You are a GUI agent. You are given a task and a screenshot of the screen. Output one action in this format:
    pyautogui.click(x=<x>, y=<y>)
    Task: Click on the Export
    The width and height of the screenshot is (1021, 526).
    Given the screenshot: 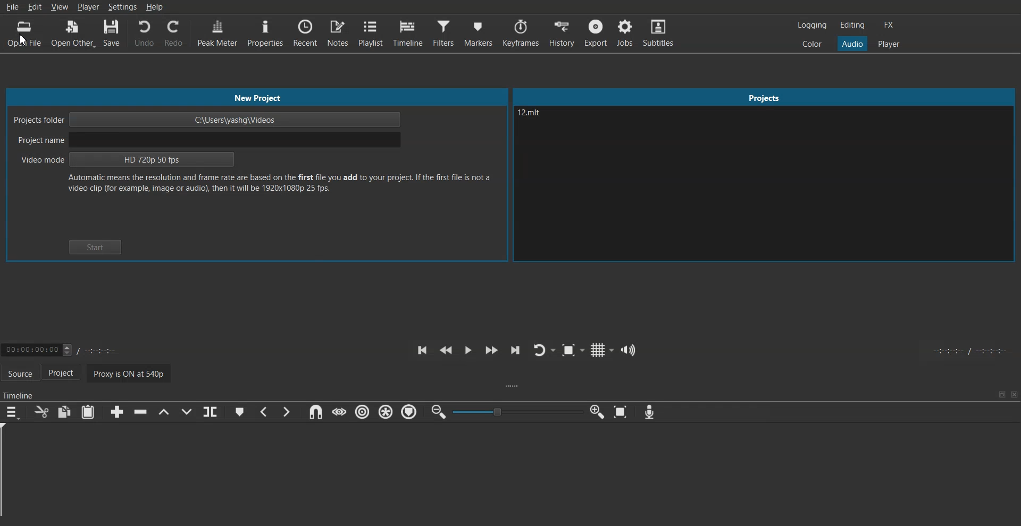 What is the action you would take?
    pyautogui.click(x=596, y=32)
    